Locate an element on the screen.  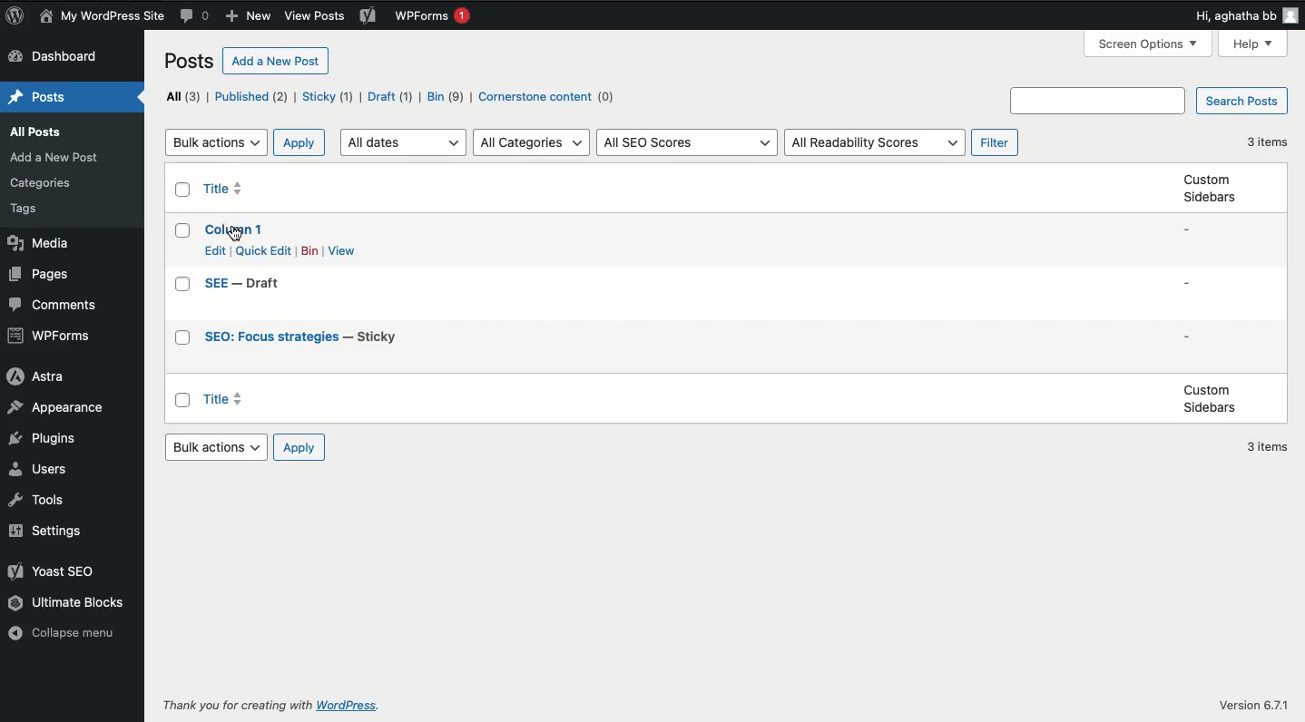
Logo is located at coordinates (18, 16).